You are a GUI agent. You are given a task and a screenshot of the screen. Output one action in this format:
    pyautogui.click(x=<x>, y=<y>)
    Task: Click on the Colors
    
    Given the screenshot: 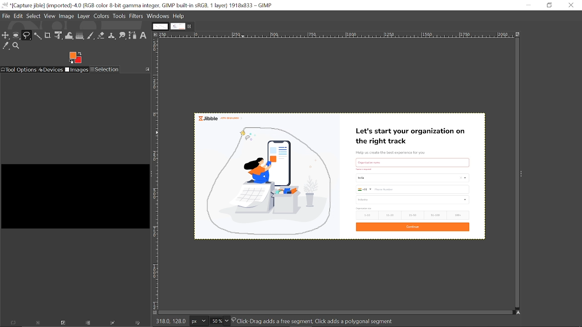 What is the action you would take?
    pyautogui.click(x=102, y=16)
    